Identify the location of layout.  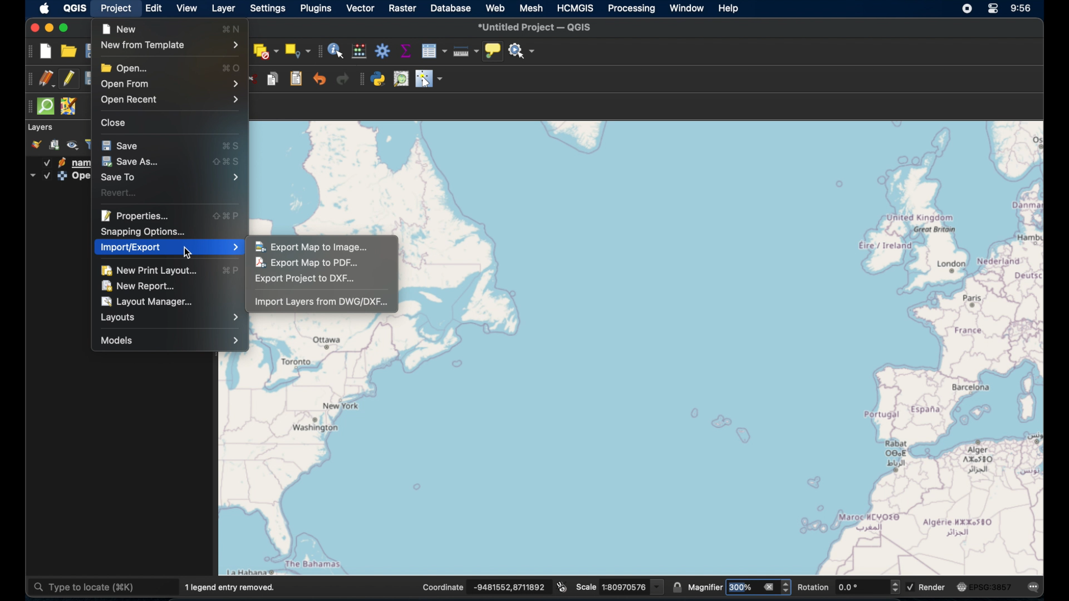
(171, 318).